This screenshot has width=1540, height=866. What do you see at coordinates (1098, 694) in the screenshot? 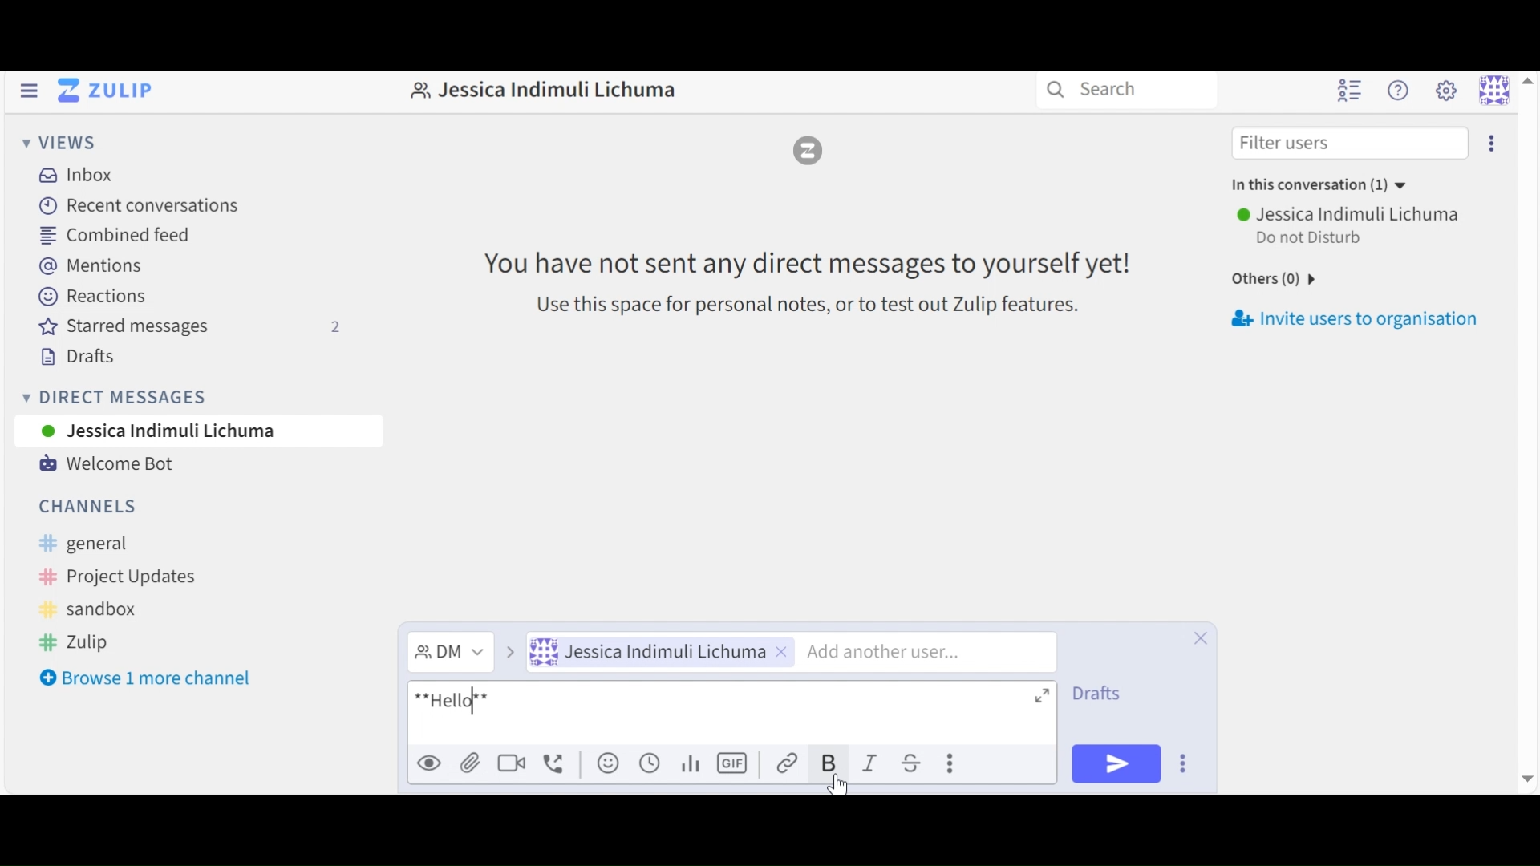
I see `Drafts` at bounding box center [1098, 694].